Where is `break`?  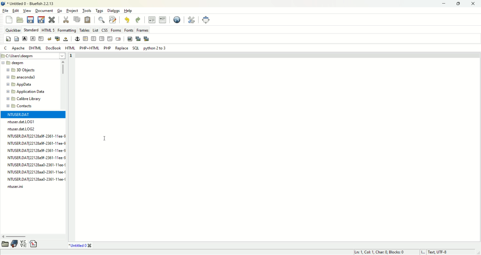
break is located at coordinates (50, 38).